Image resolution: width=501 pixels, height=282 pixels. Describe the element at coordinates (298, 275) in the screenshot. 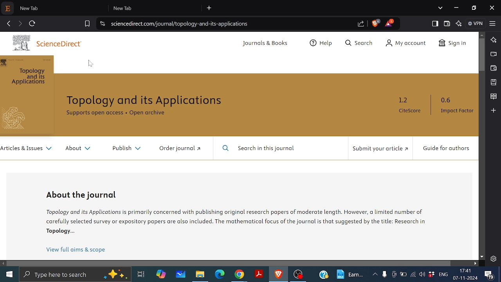

I see `OBS studio` at that location.